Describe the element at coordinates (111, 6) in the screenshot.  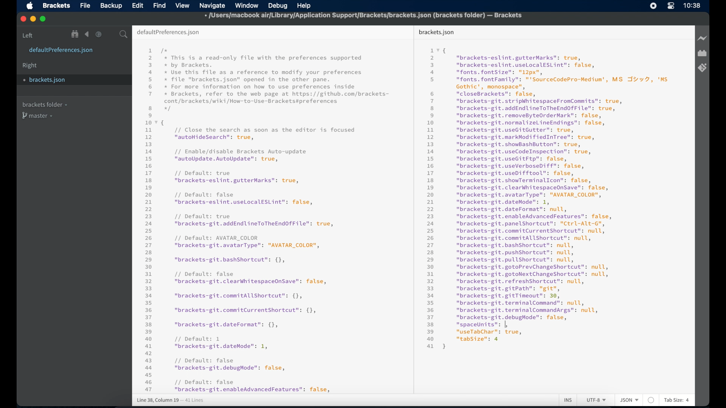
I see `backup` at that location.